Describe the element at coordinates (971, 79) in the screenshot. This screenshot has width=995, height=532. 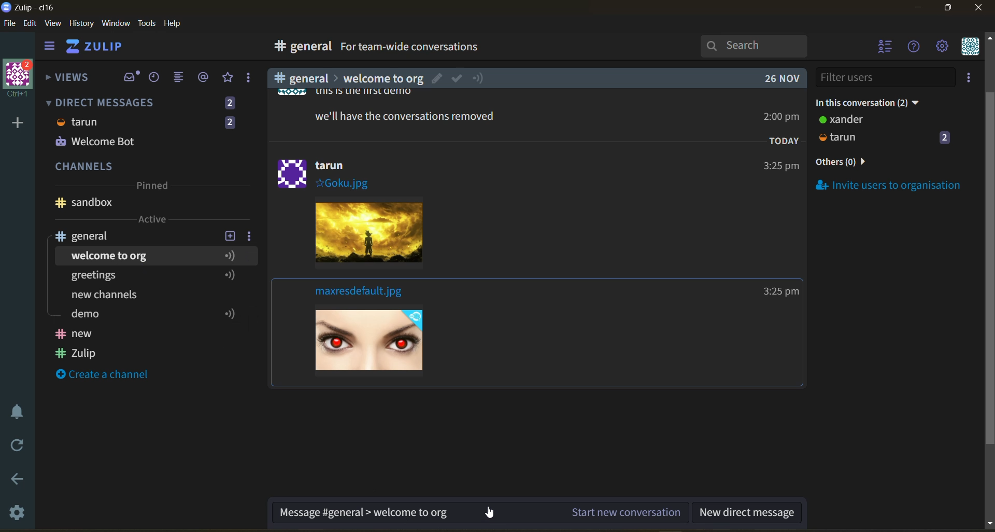
I see `invite users to organisation` at that location.